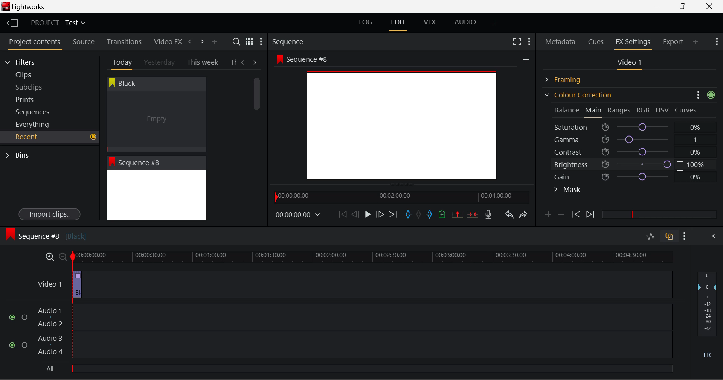 The height and width of the screenshot is (380, 723). What do you see at coordinates (659, 6) in the screenshot?
I see `Restore Down` at bounding box center [659, 6].